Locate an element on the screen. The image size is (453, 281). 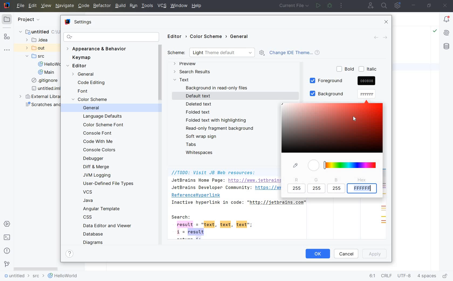
USER-DEFINED FILE TYPES is located at coordinates (108, 184).